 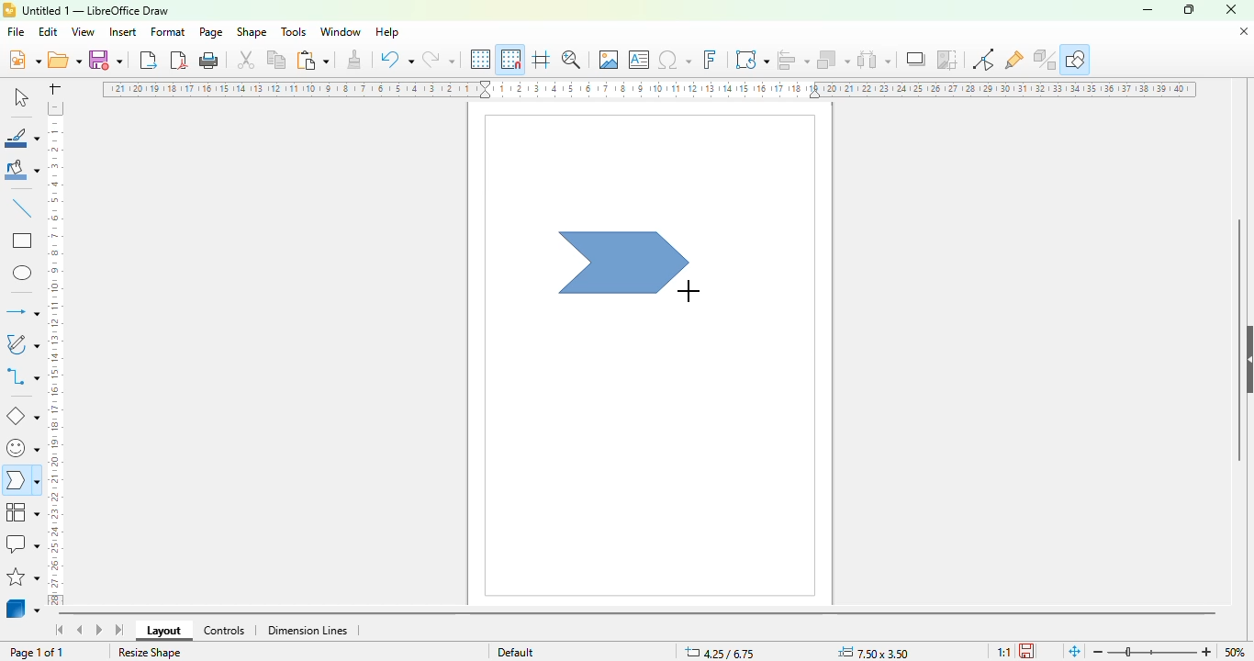 I want to click on insert line, so click(x=23, y=207).